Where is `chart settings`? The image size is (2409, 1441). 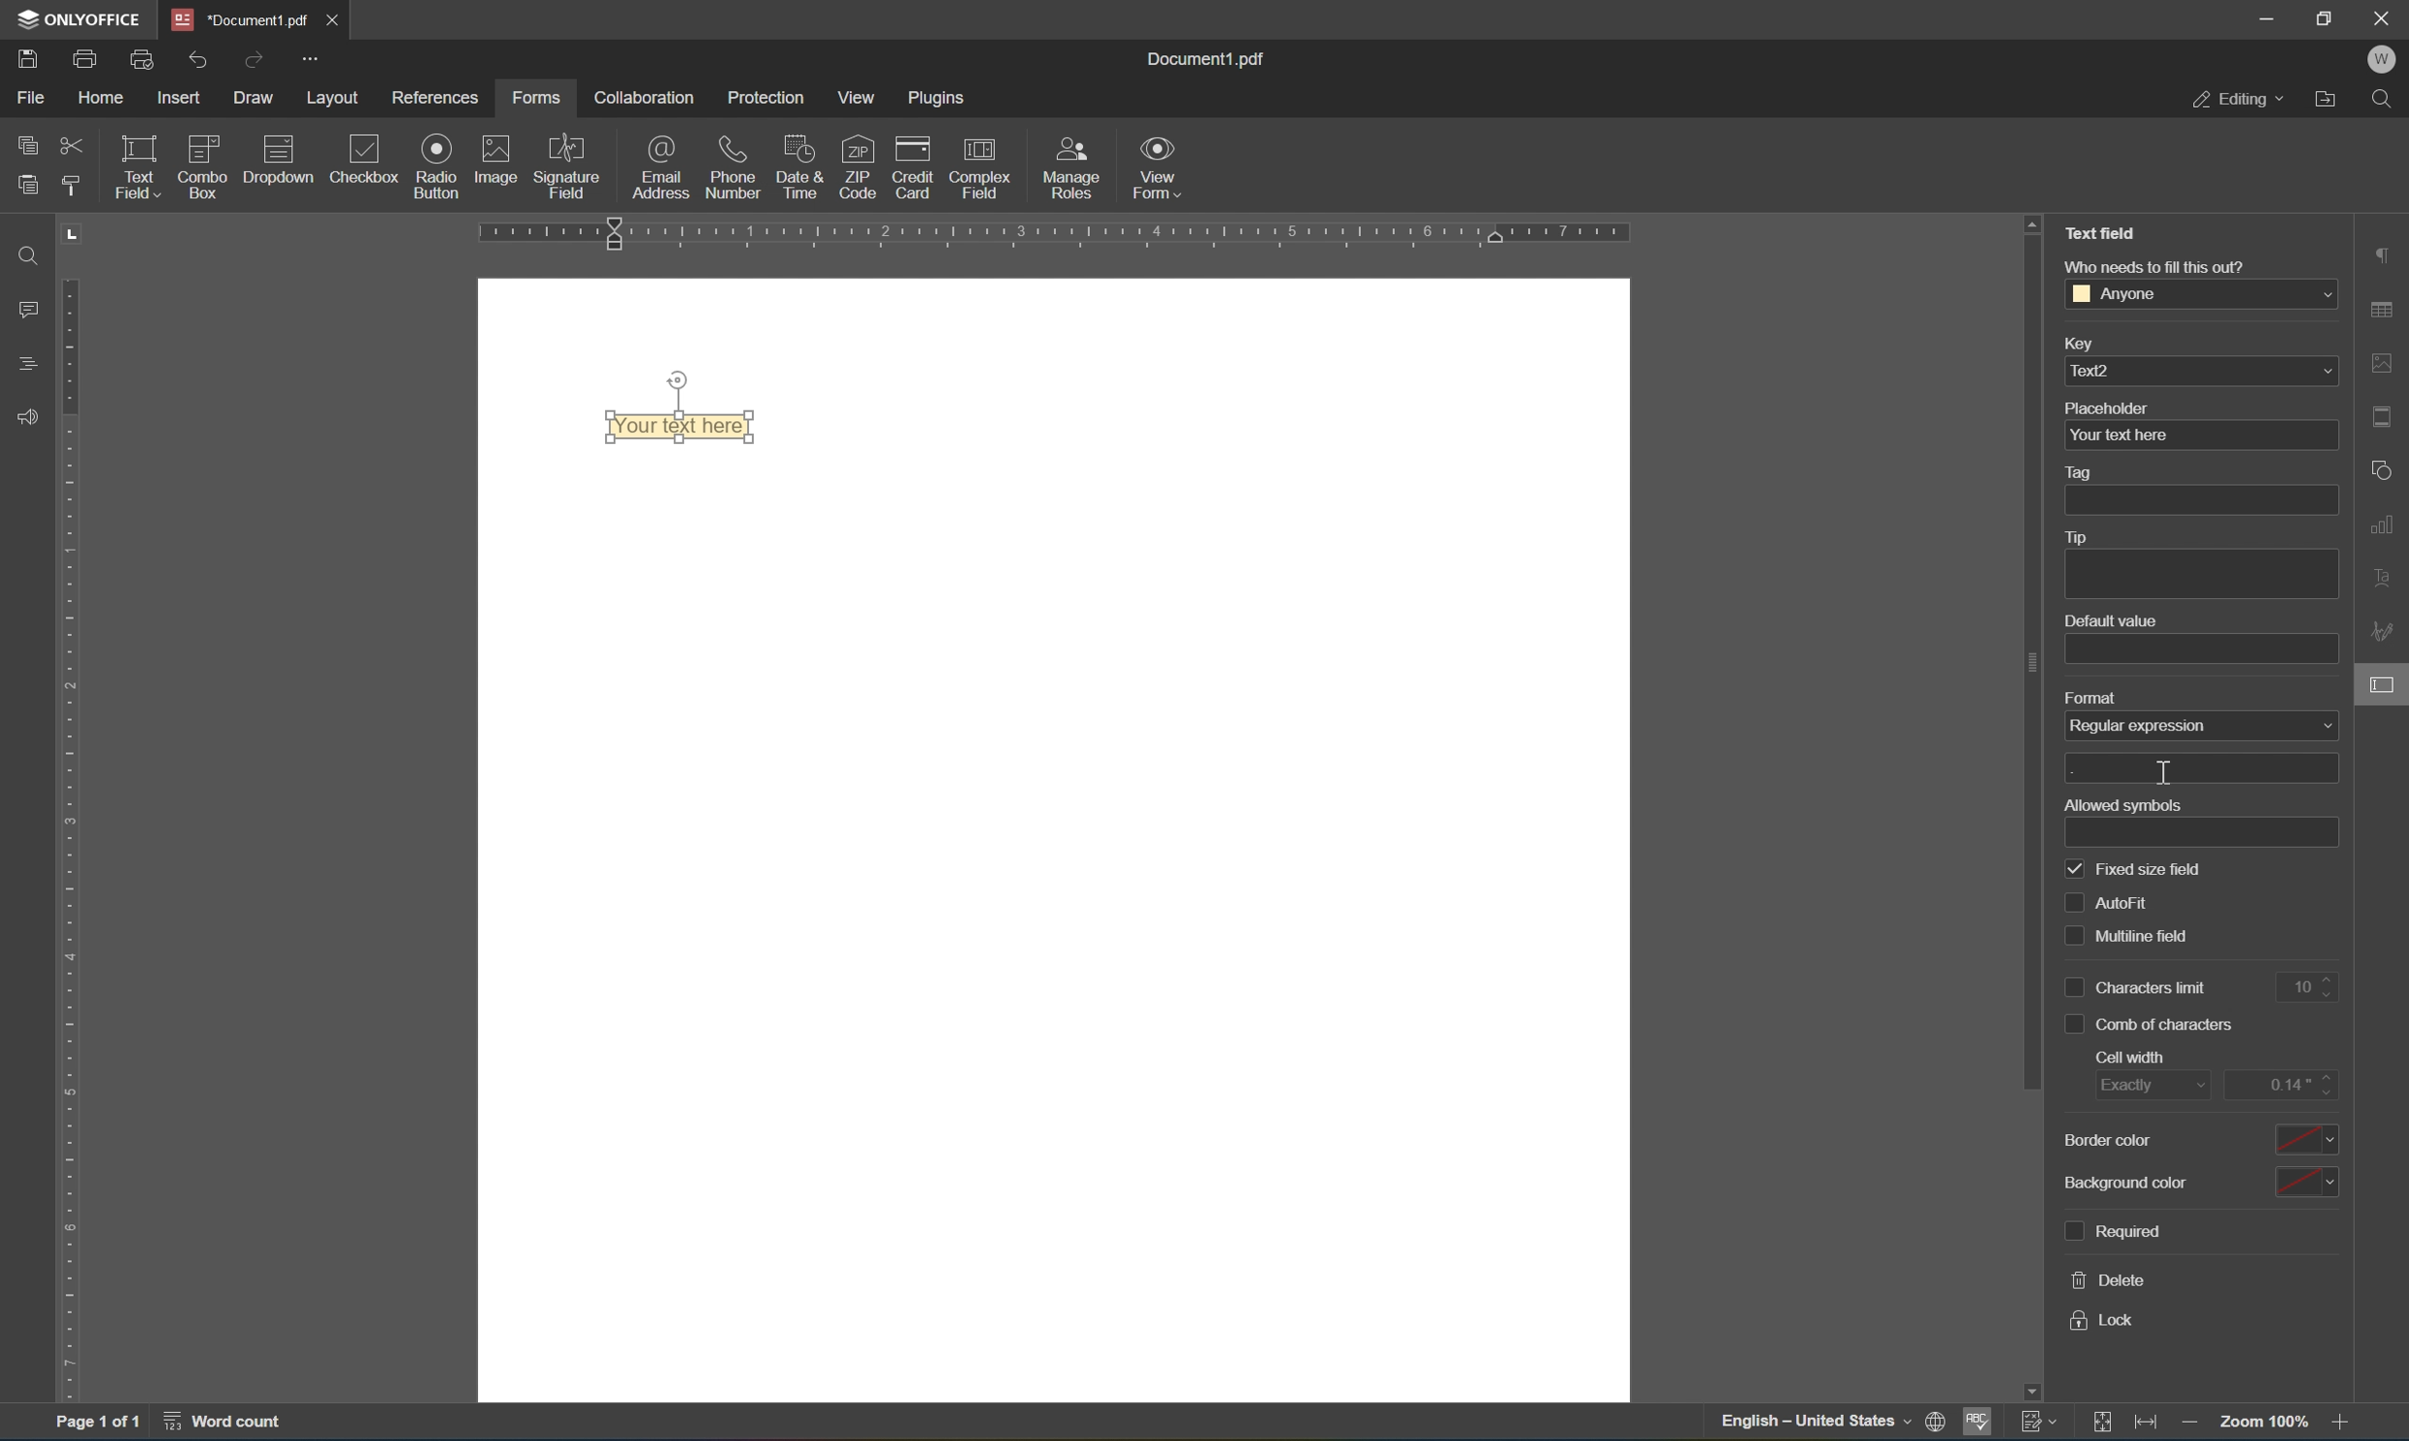
chart settings is located at coordinates (2384, 527).